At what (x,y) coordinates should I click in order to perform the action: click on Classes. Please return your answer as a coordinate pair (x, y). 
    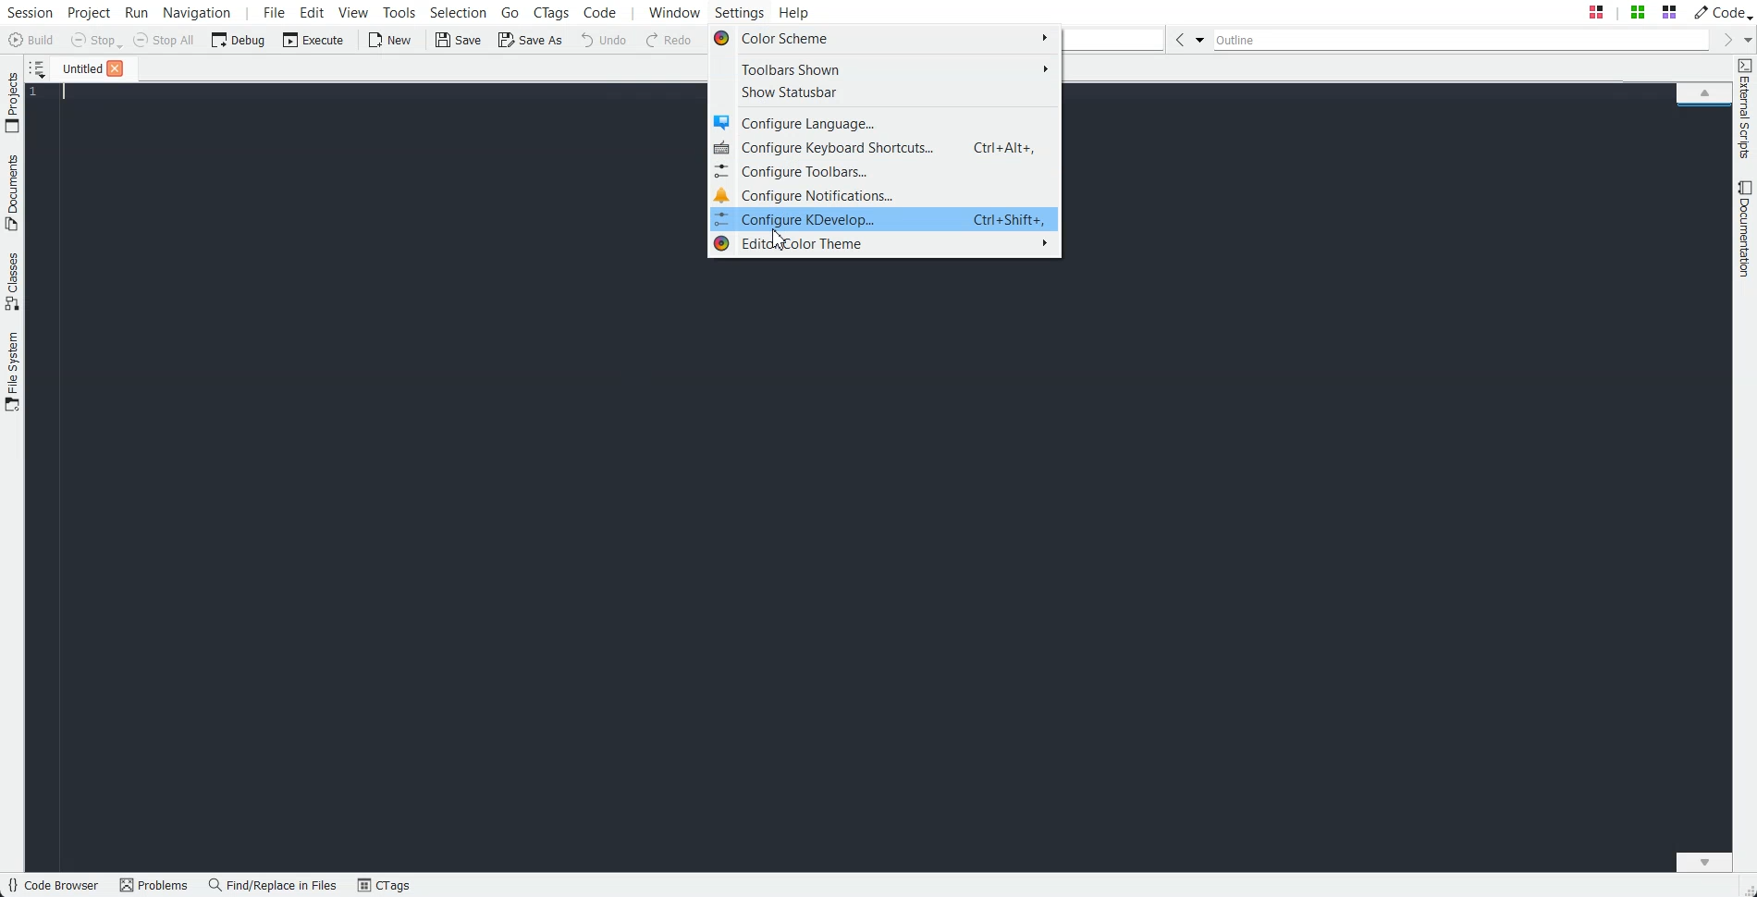
    Looking at the image, I should click on (13, 281).